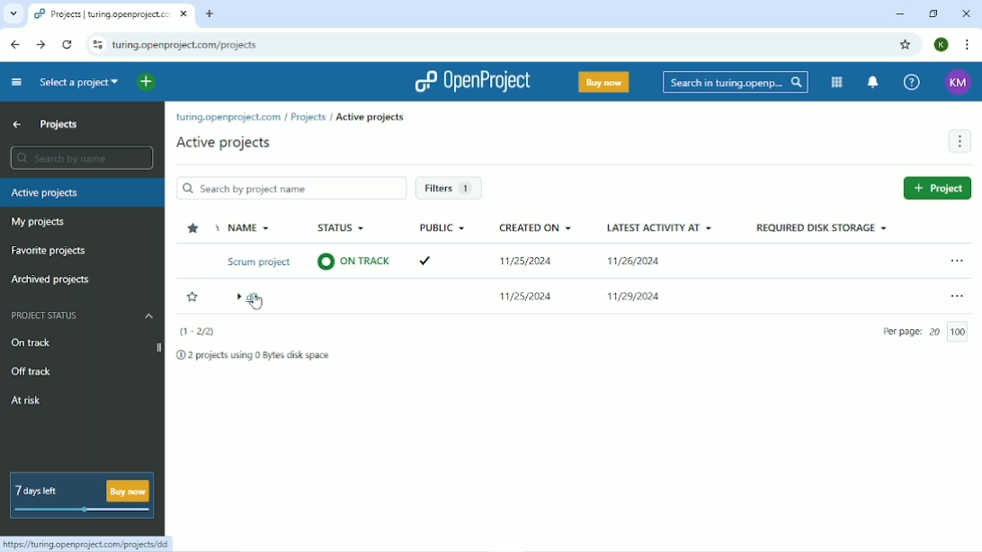 The image size is (982, 552). Describe the element at coordinates (531, 228) in the screenshot. I see `Created on` at that location.